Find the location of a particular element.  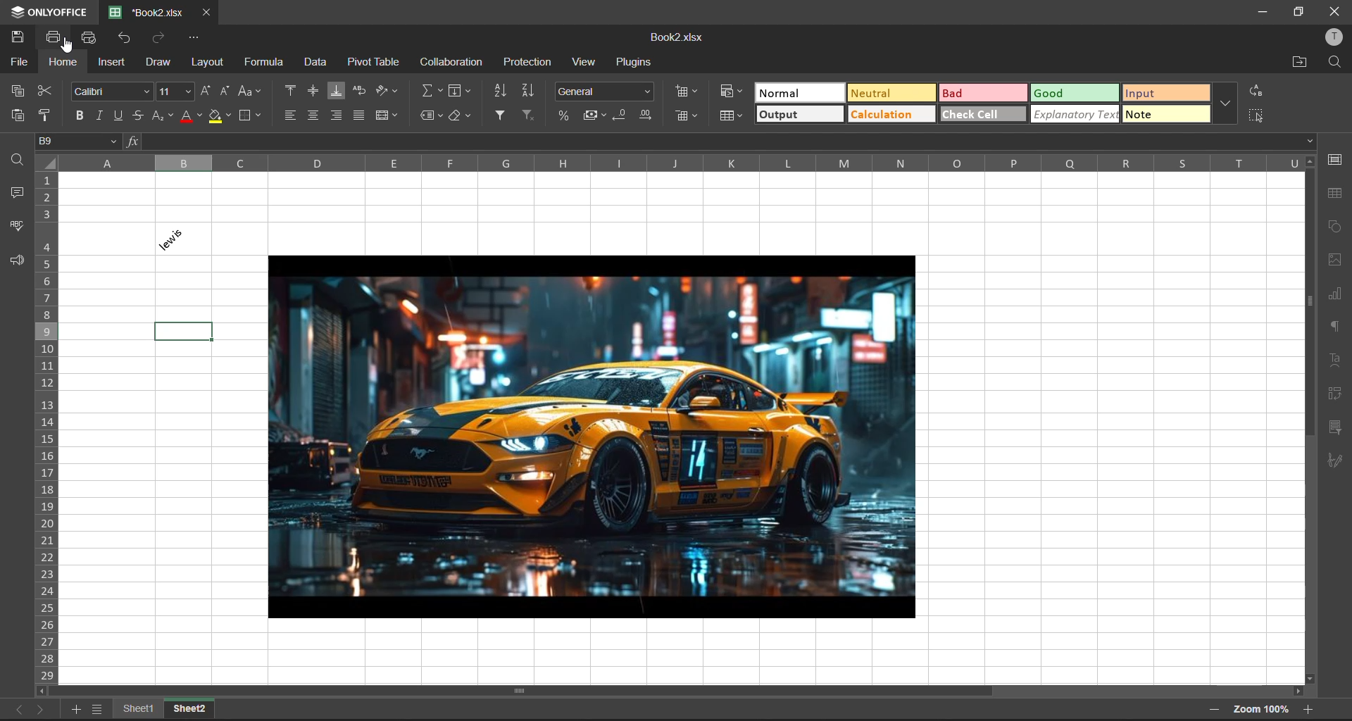

align center is located at coordinates (312, 117).